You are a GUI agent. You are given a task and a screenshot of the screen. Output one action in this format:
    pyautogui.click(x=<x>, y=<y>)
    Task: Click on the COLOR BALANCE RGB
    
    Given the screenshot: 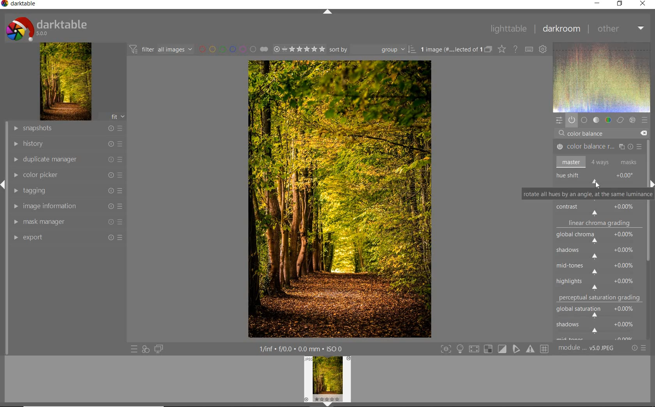 What is the action you would take?
    pyautogui.click(x=597, y=147)
    